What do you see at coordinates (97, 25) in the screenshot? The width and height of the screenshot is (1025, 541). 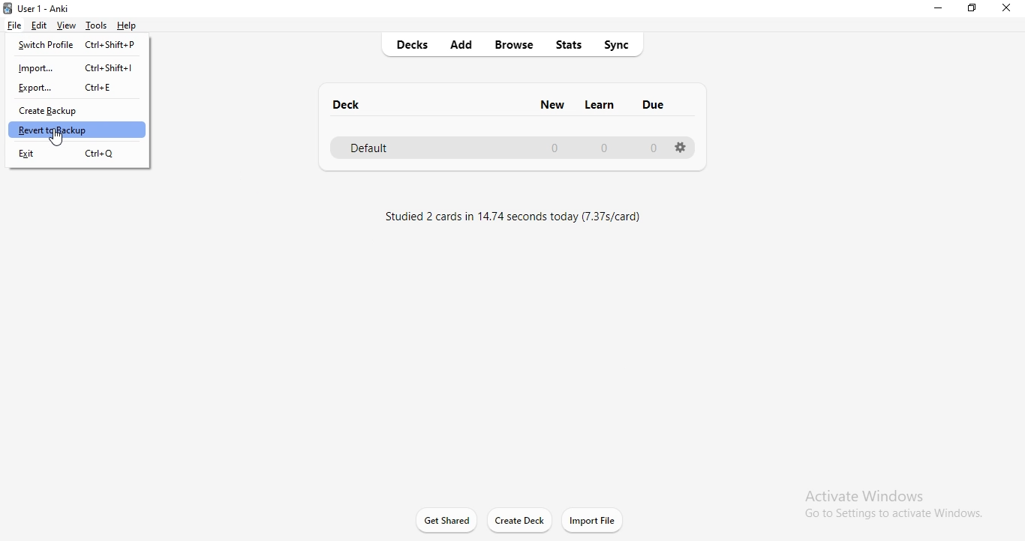 I see `tools` at bounding box center [97, 25].